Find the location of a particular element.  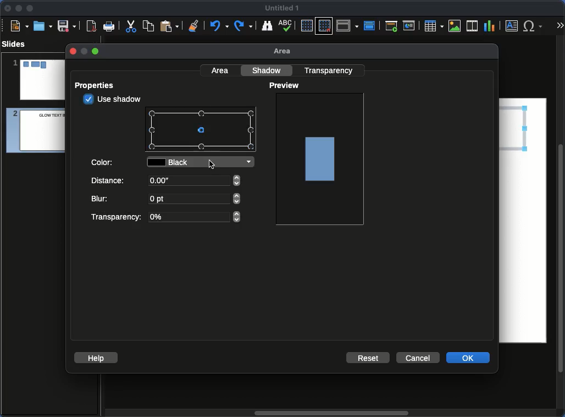

Redo is located at coordinates (244, 26).